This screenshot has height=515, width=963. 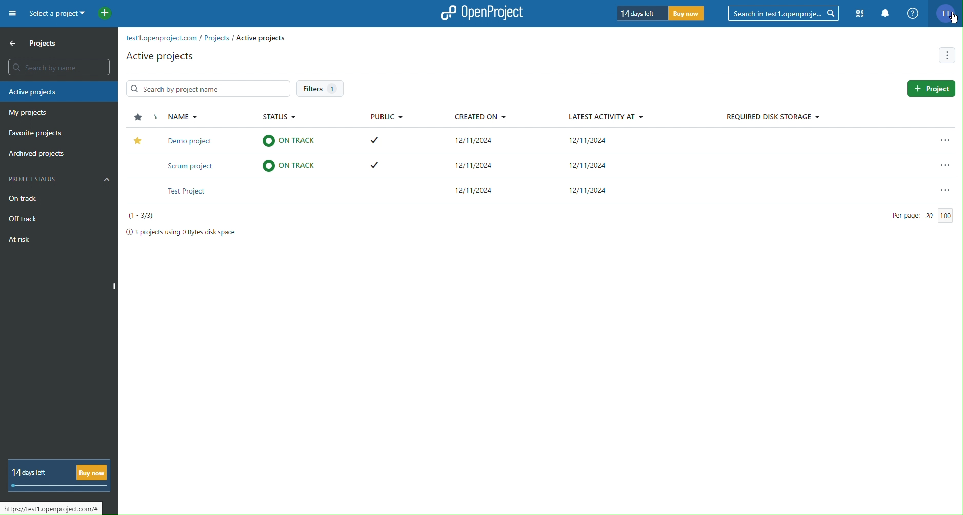 What do you see at coordinates (59, 68) in the screenshot?
I see `Search Bar` at bounding box center [59, 68].